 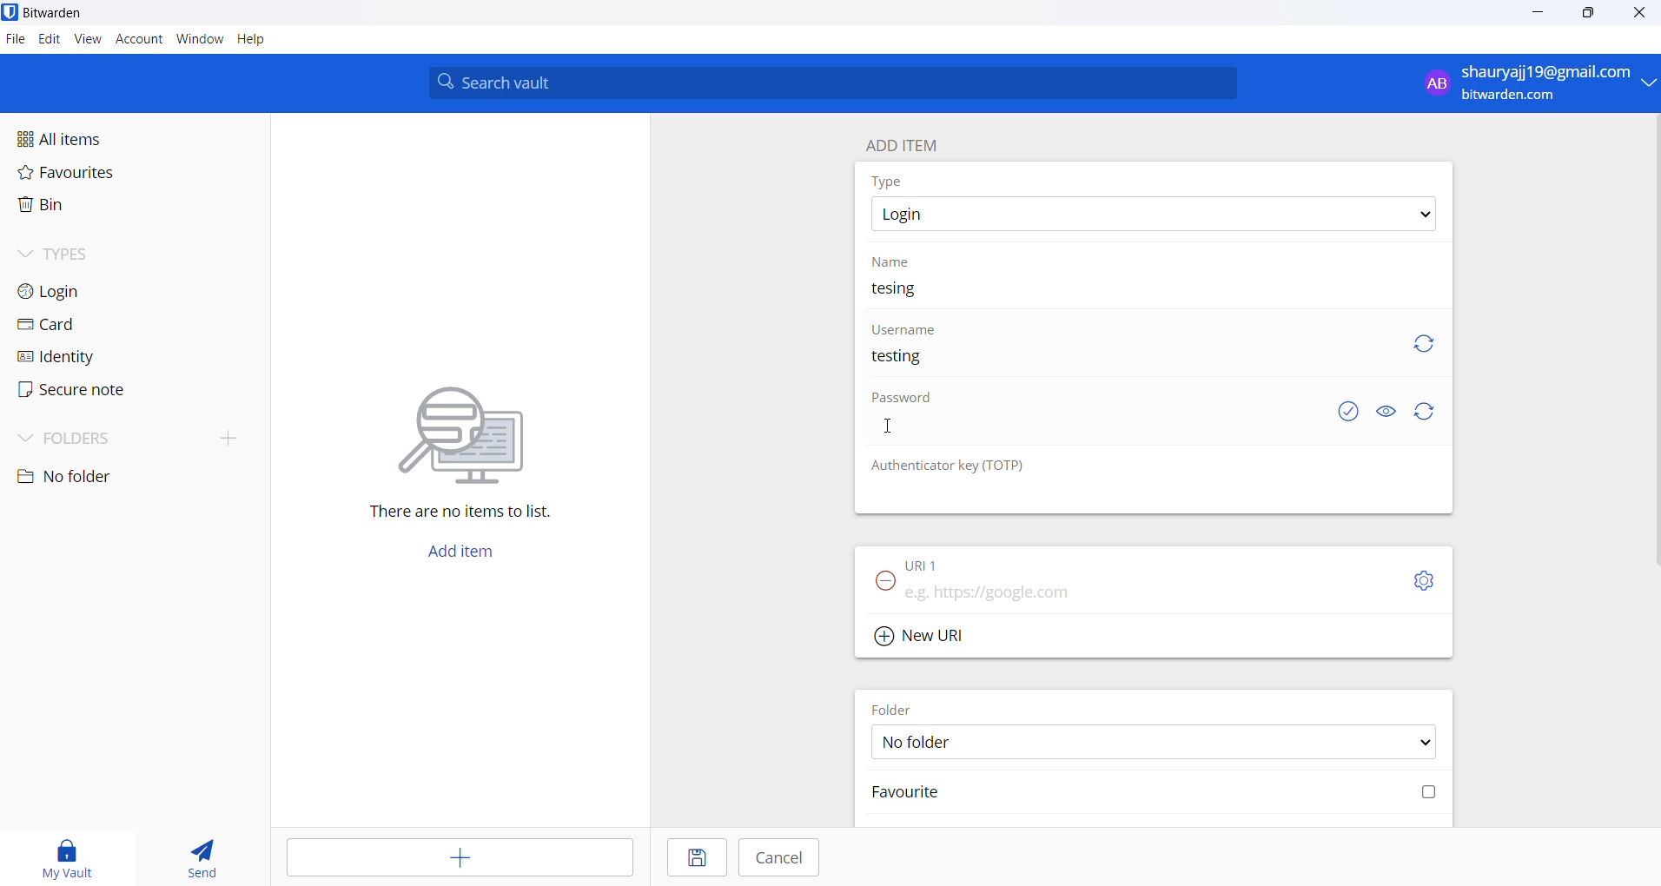 What do you see at coordinates (69, 326) in the screenshot?
I see `card` at bounding box center [69, 326].